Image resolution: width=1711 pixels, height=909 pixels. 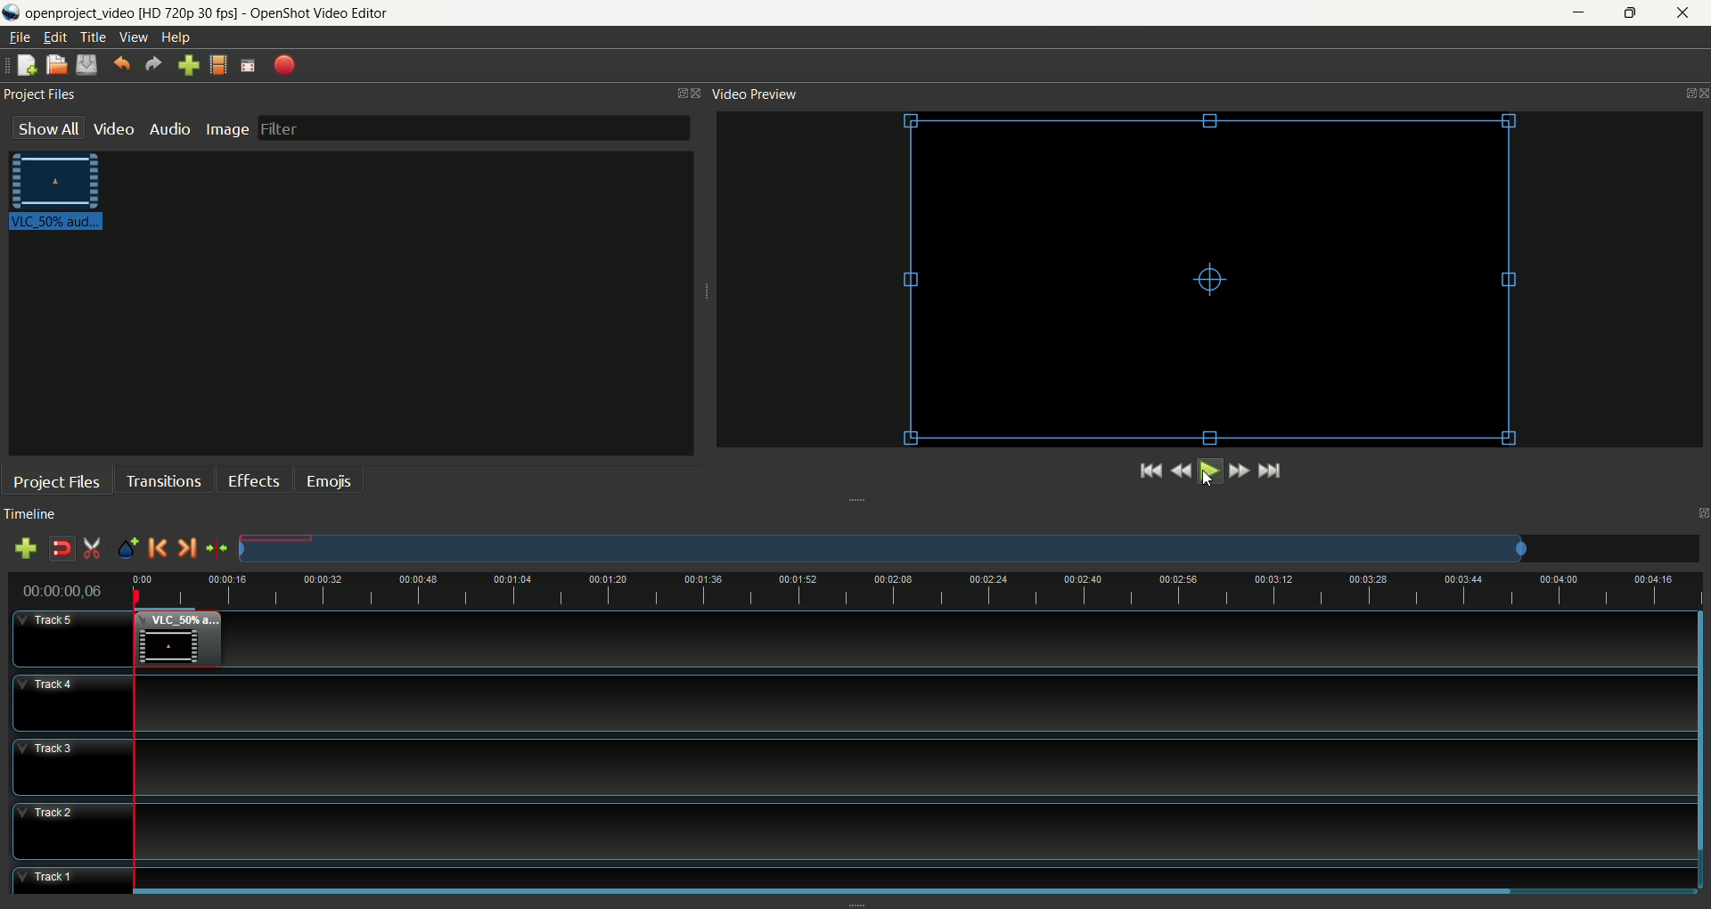 What do you see at coordinates (29, 549) in the screenshot?
I see `add track` at bounding box center [29, 549].